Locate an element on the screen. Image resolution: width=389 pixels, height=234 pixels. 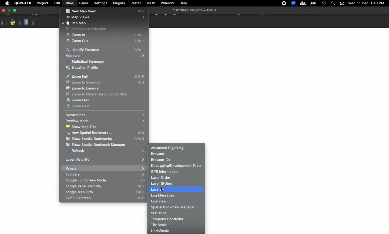
Layer visibility is located at coordinates (105, 160).